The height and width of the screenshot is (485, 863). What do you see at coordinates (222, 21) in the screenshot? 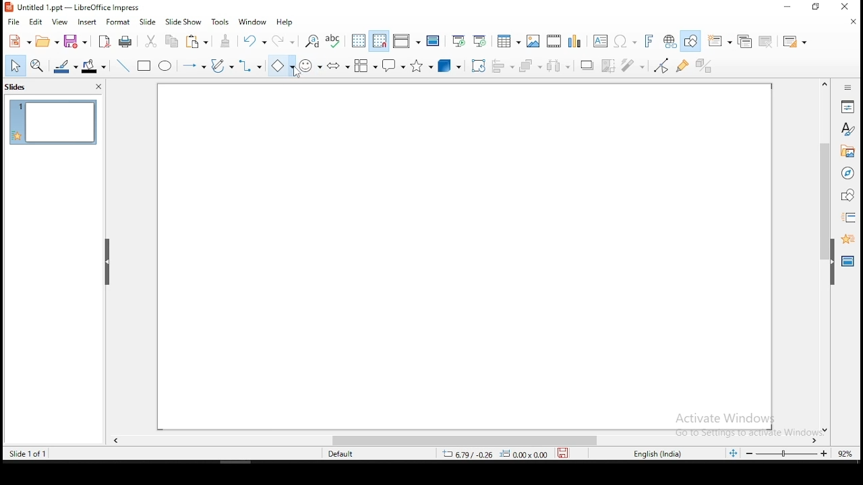
I see `tools` at bounding box center [222, 21].